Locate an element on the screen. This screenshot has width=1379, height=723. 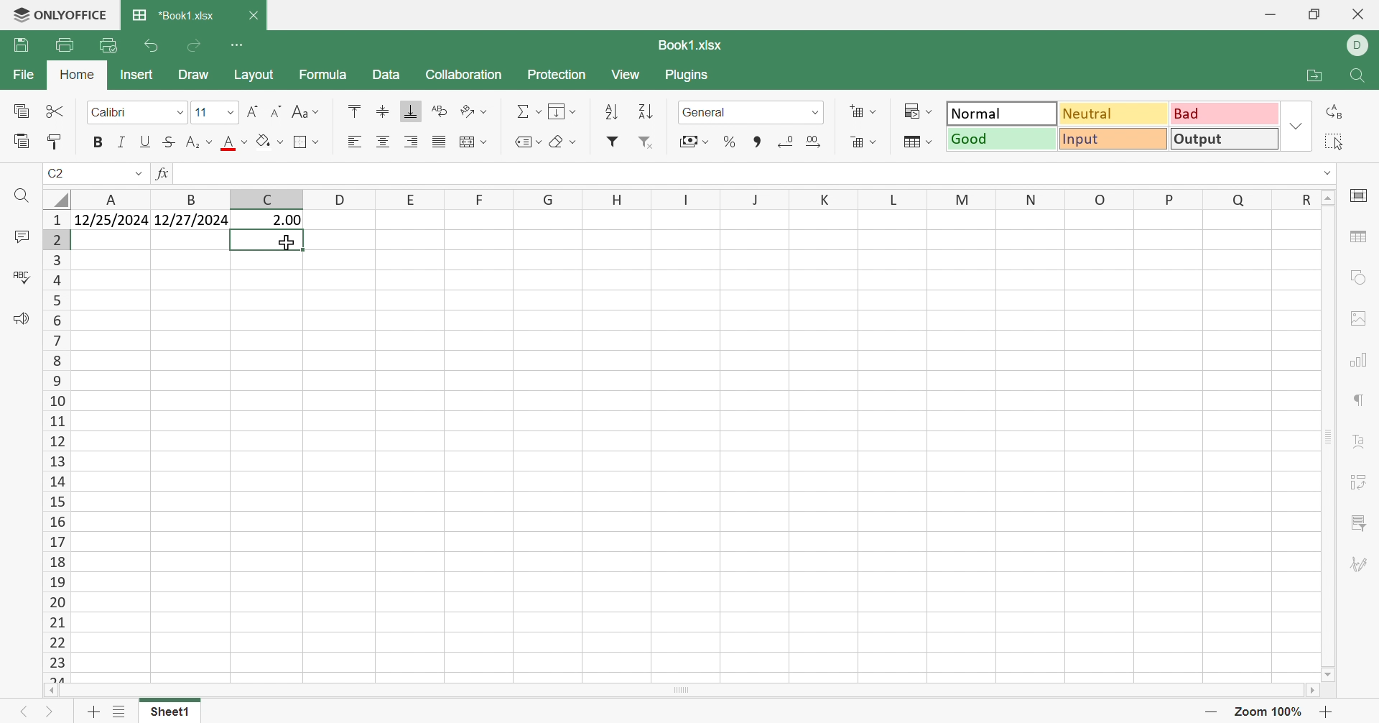
Cursor is located at coordinates (289, 243).